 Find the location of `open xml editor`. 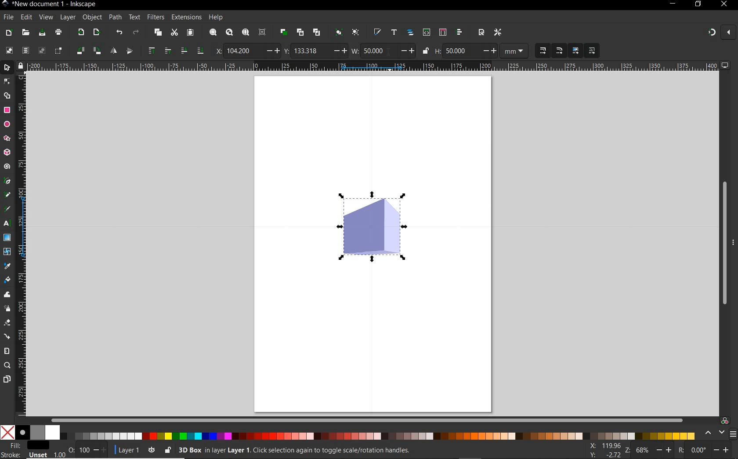

open xml editor is located at coordinates (426, 32).